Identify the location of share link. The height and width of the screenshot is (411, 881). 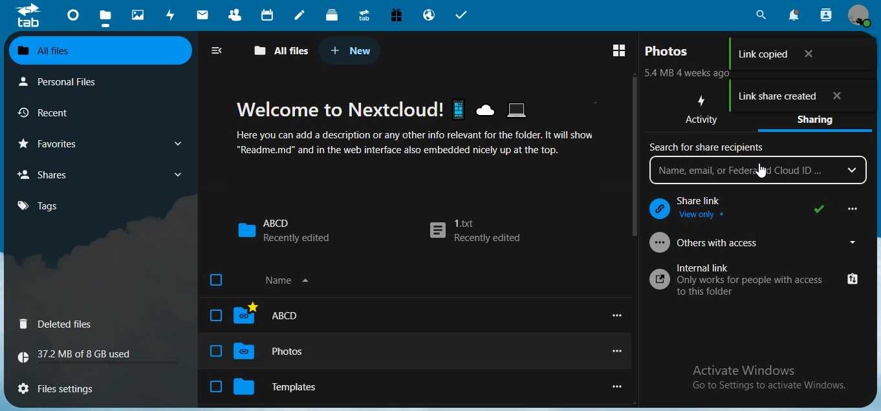
(739, 204).